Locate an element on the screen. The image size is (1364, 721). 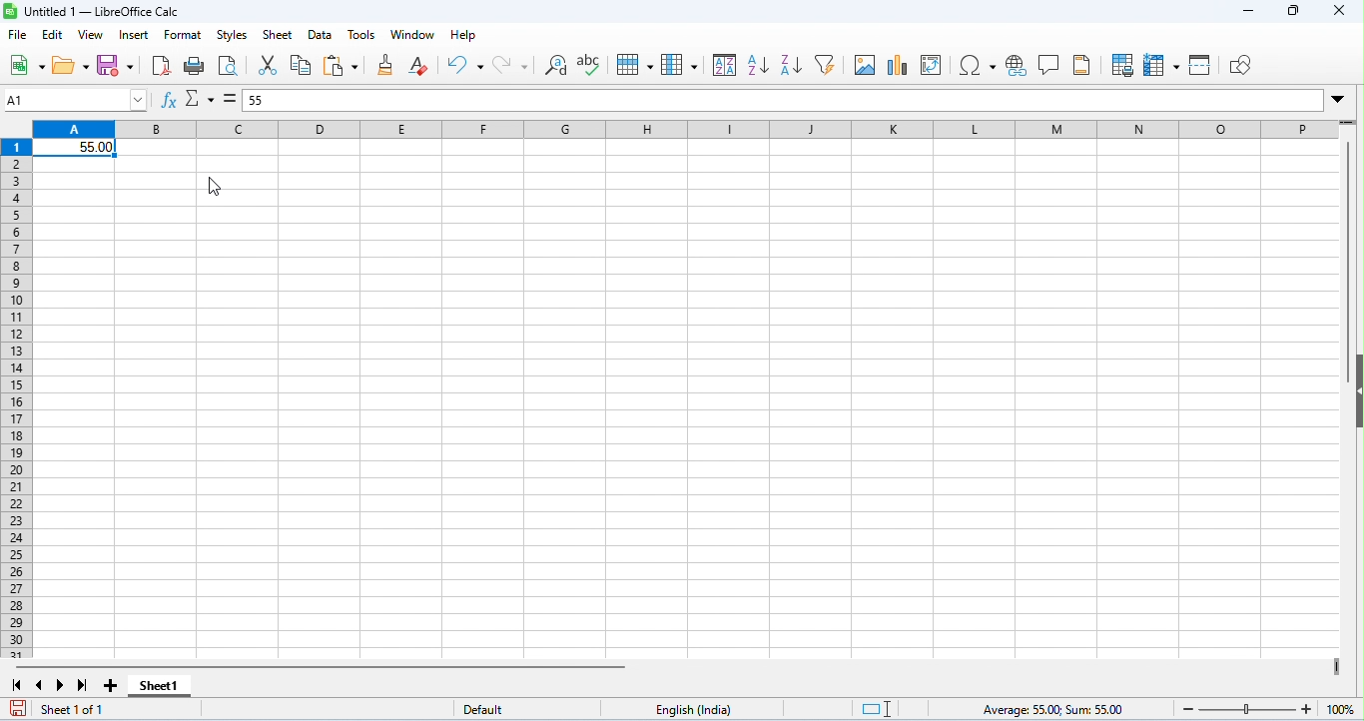
formula is located at coordinates (1051, 708).